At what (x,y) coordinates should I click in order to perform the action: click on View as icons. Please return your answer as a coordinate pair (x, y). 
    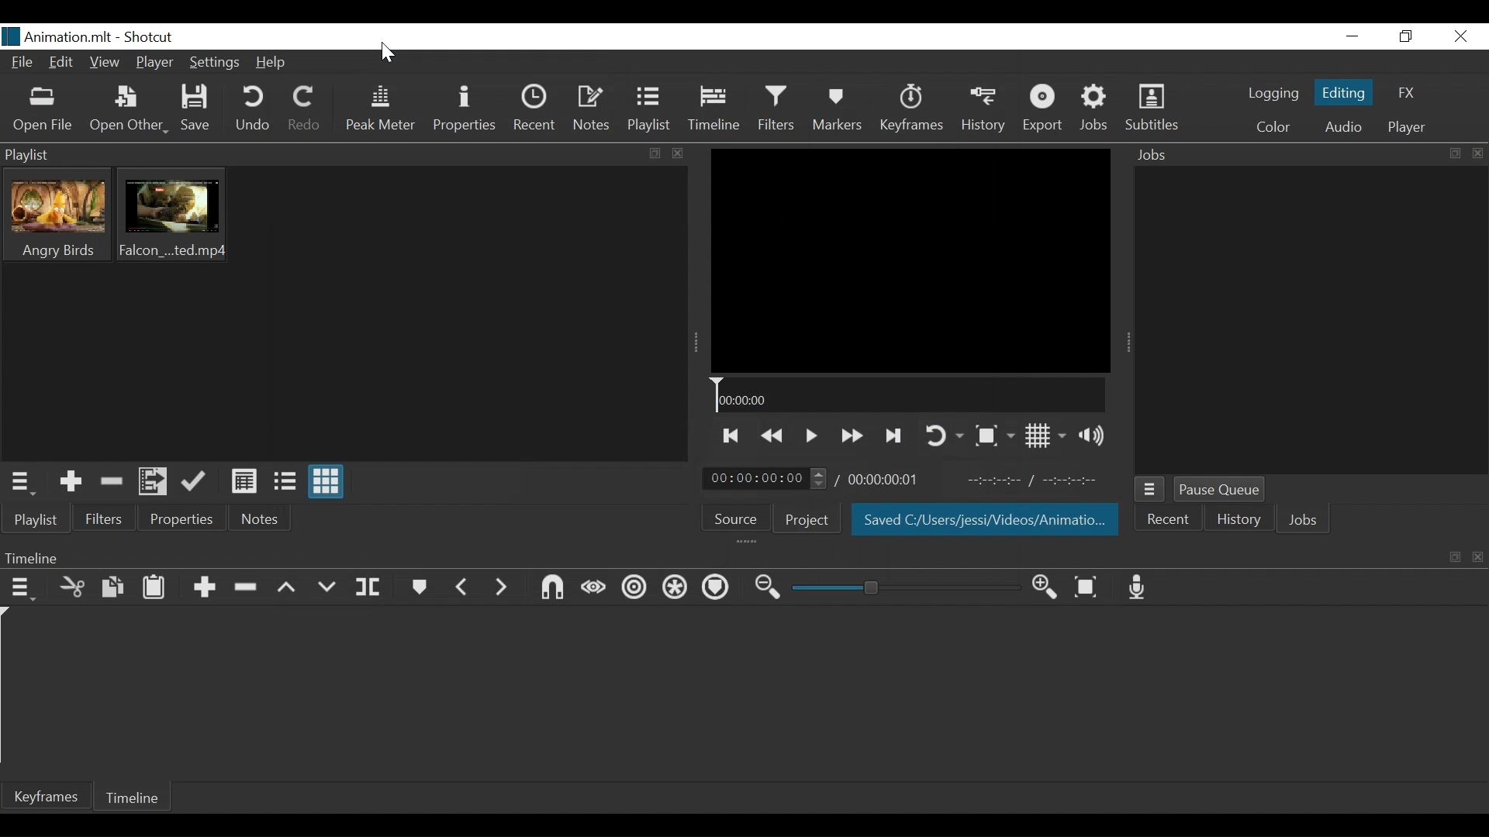
    Looking at the image, I should click on (329, 483).